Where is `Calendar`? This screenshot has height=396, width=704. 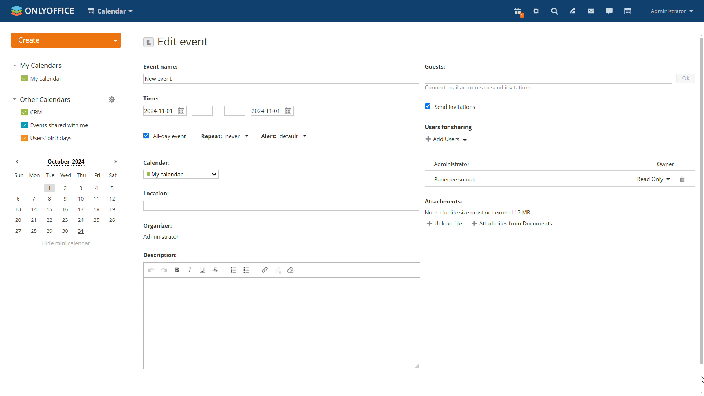 Calendar is located at coordinates (157, 164).